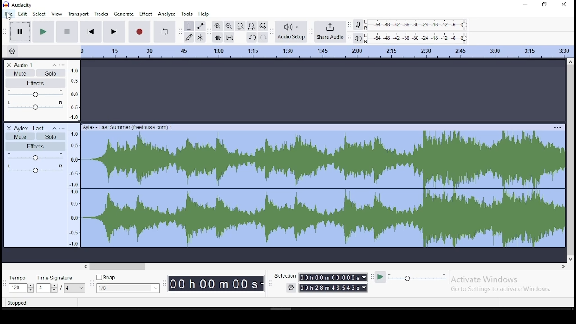 The width and height of the screenshot is (576, 324). What do you see at coordinates (9, 64) in the screenshot?
I see `delete track` at bounding box center [9, 64].